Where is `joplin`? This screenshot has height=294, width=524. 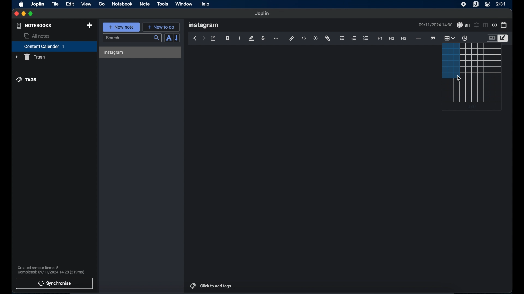
joplin is located at coordinates (37, 4).